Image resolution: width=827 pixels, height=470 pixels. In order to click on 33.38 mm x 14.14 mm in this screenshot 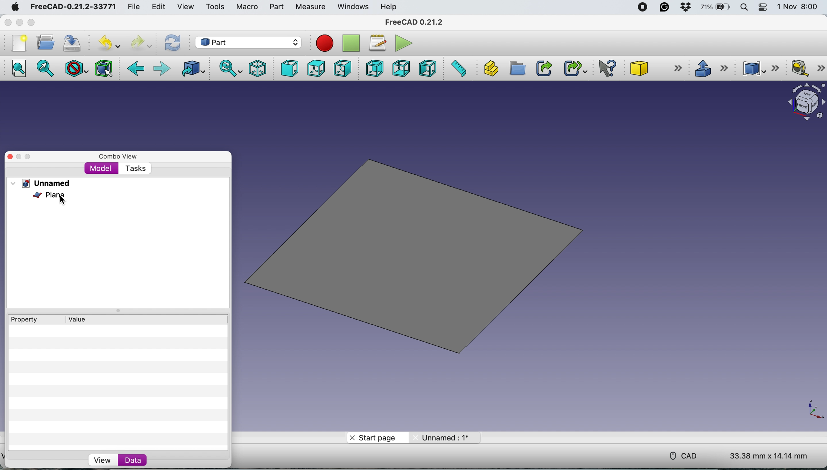, I will do `click(771, 456)`.